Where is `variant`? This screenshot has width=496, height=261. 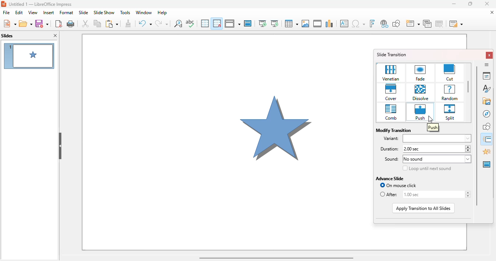 variant is located at coordinates (438, 139).